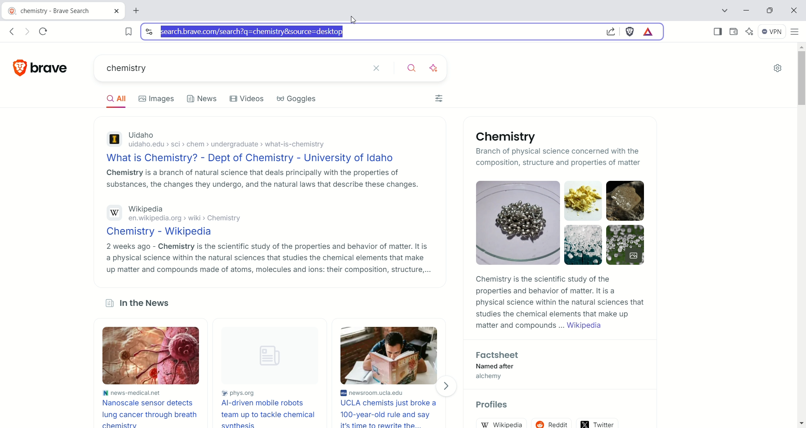 The height and width of the screenshot is (428, 806). I want to click on 2 weeks ago - Chemistry is the scientific study of the properties and behavior of matter. It is a physical science within the natural sciences that studies the chemical elements that make up matter and compounds made of atoms, molecules and ions: their composition, structure,..., so click(268, 258).